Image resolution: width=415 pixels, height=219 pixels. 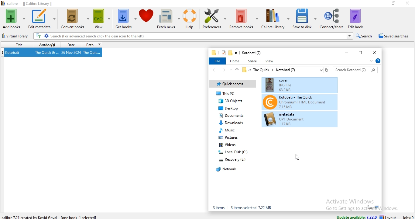 I want to click on index no, so click(x=3, y=52).